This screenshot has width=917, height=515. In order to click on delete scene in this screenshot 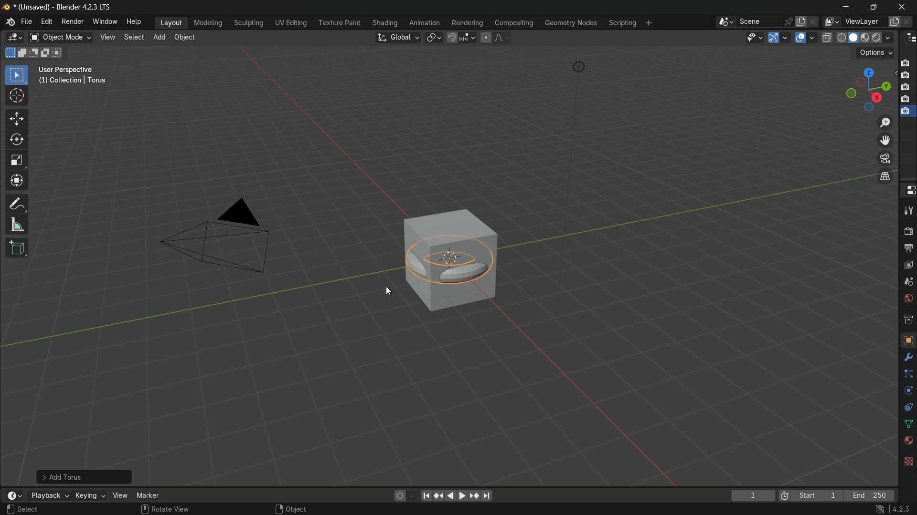, I will do `click(814, 21)`.